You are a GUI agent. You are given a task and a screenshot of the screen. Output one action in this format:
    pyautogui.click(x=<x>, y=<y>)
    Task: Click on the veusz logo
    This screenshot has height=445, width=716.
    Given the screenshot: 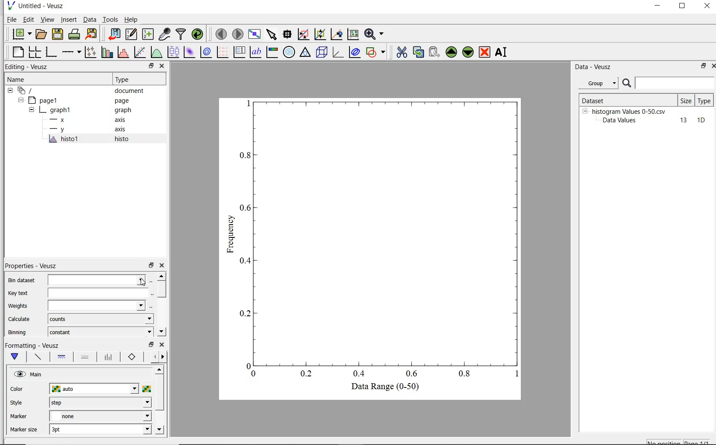 What is the action you would take?
    pyautogui.click(x=10, y=6)
    